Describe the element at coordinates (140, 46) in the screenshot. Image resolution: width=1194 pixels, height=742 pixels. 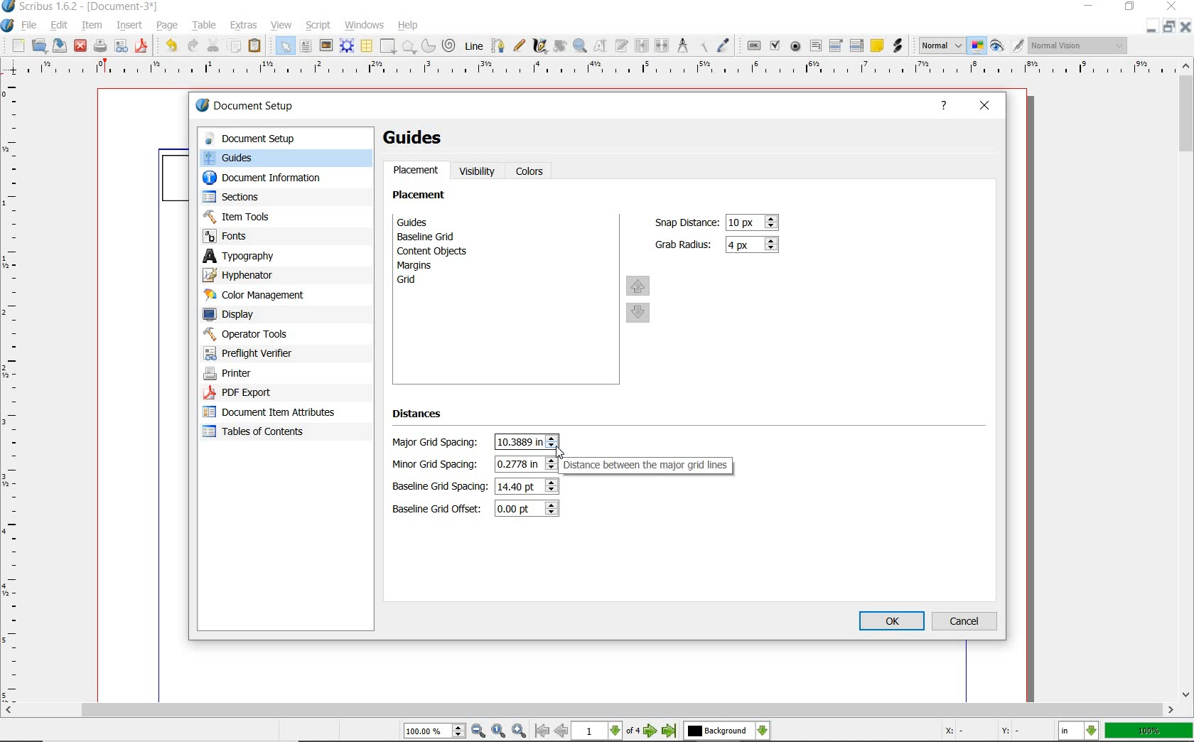
I see `save as pdf` at that location.